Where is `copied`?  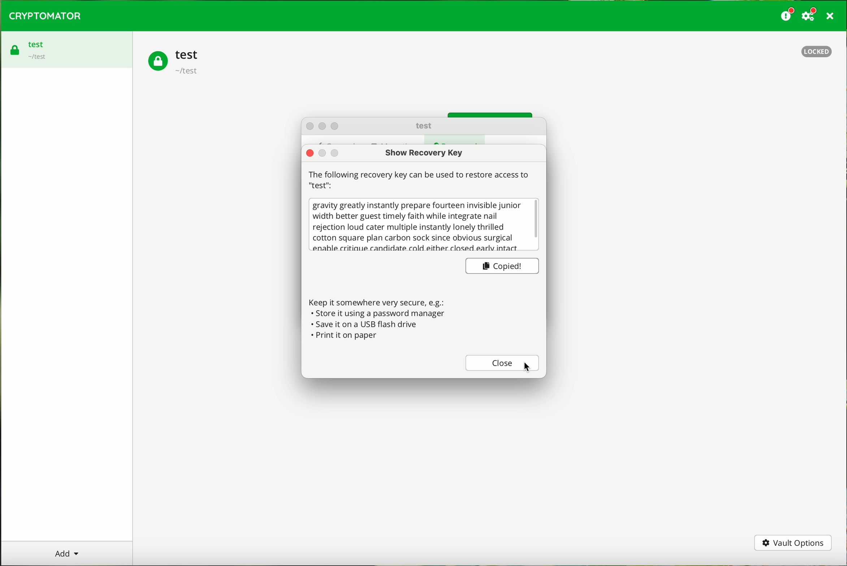
copied is located at coordinates (503, 265).